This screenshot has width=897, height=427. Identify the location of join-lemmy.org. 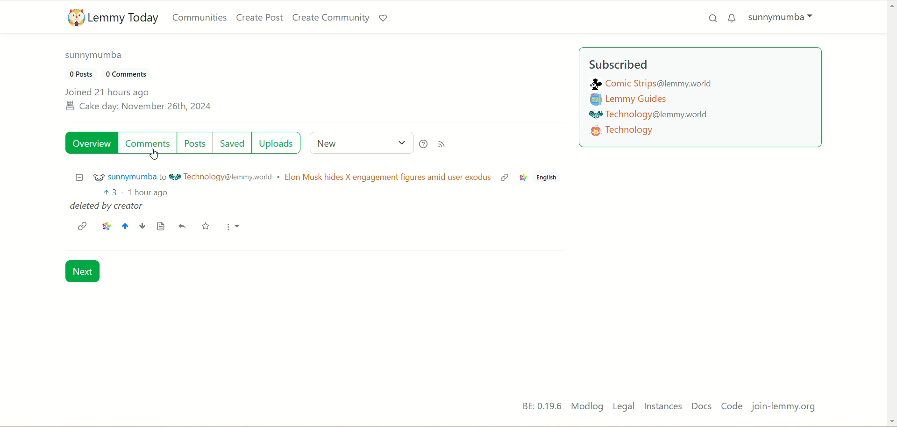
(784, 407).